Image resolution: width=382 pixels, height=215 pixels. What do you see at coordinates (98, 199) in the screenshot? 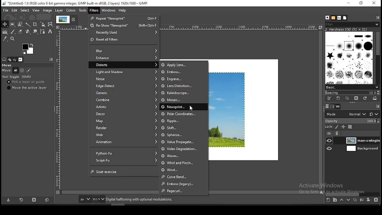
I see `zoom status` at bounding box center [98, 199].